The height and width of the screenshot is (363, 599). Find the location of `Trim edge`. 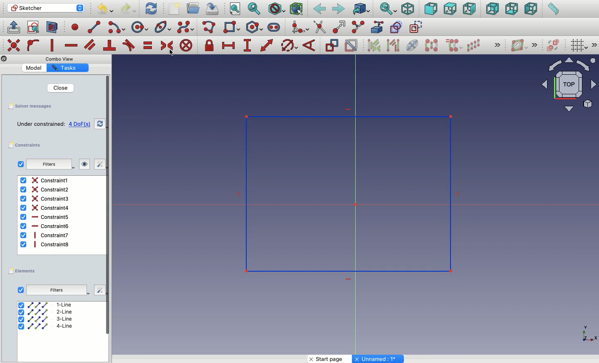

Trim edge is located at coordinates (320, 27).